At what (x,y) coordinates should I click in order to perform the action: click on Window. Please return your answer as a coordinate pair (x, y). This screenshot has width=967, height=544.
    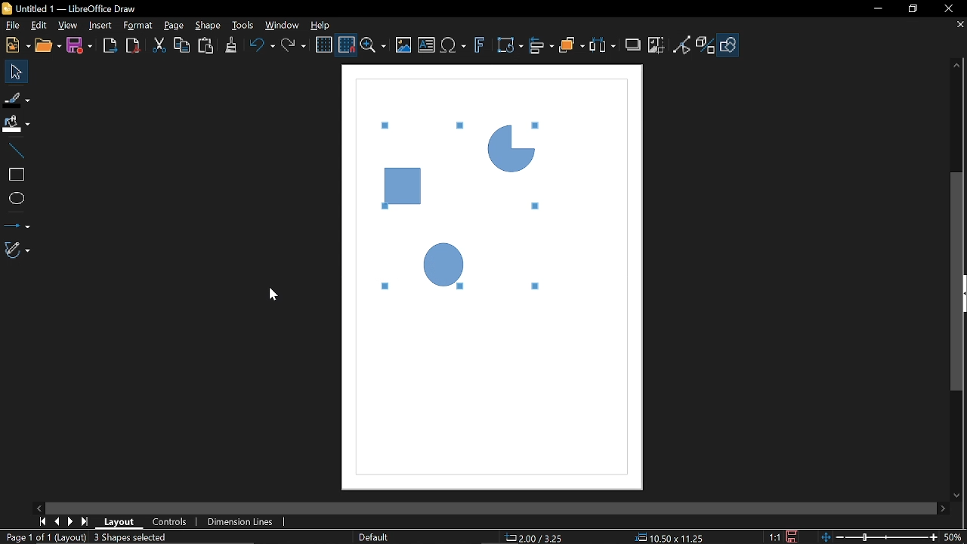
    Looking at the image, I should click on (282, 26).